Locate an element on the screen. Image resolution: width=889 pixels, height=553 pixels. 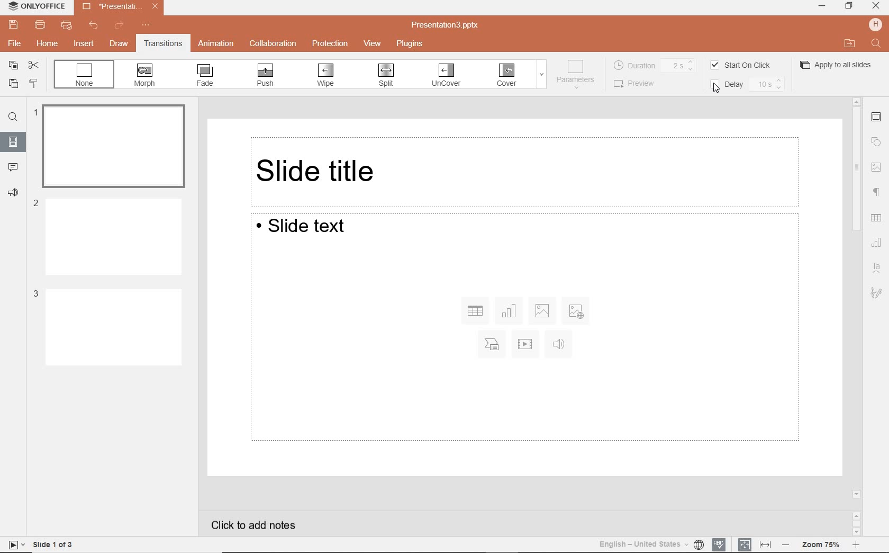
Presentation3.pptx is located at coordinates (446, 25).